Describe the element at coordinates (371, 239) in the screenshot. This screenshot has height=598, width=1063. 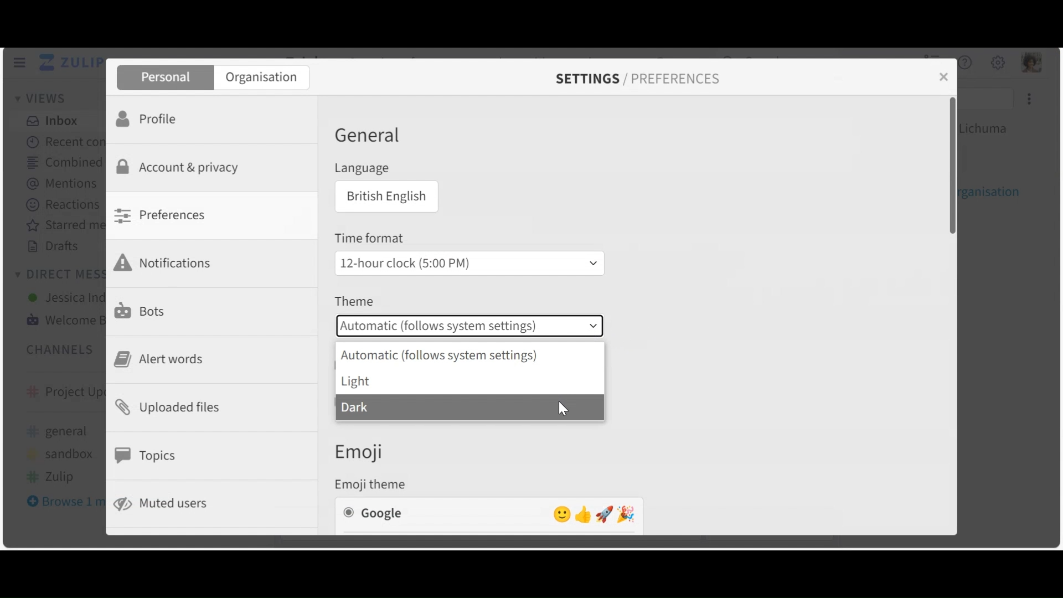
I see `Time Format` at that location.